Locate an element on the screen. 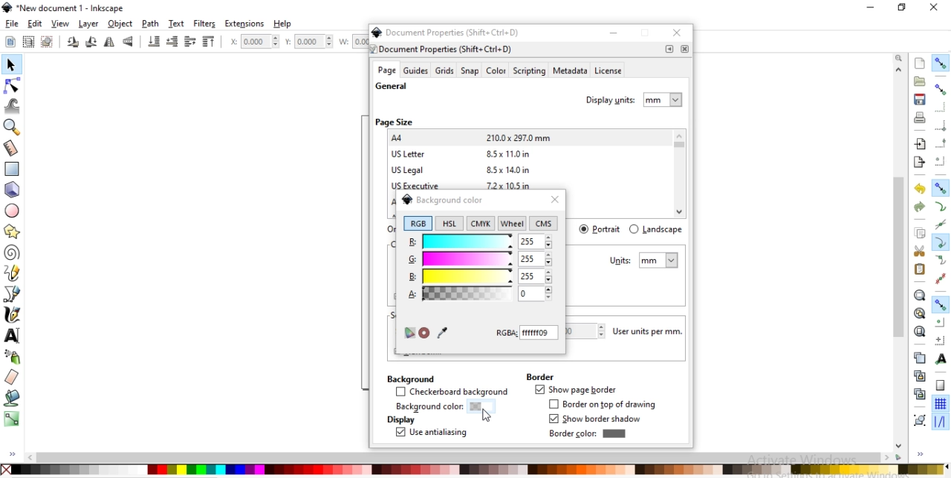 This screenshot has width=951, height=478. how border shadow is located at coordinates (597, 419).